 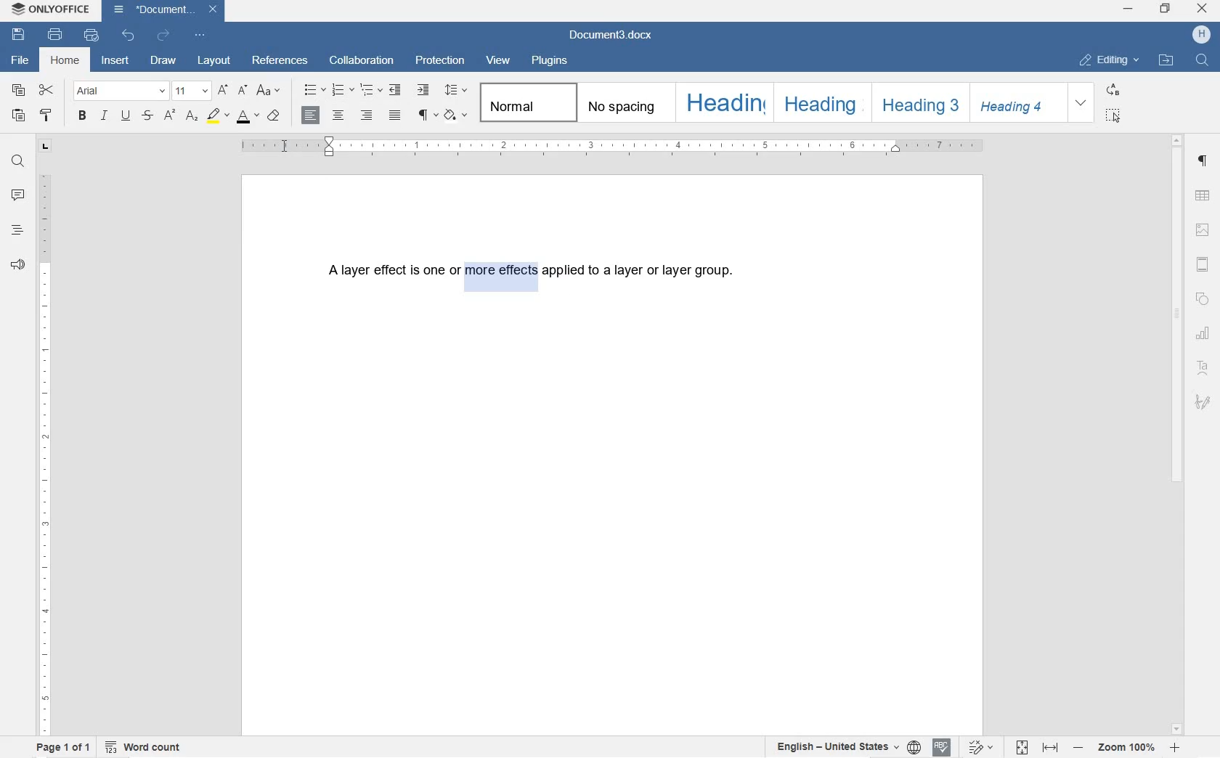 I want to click on FONT SIZE, so click(x=191, y=90).